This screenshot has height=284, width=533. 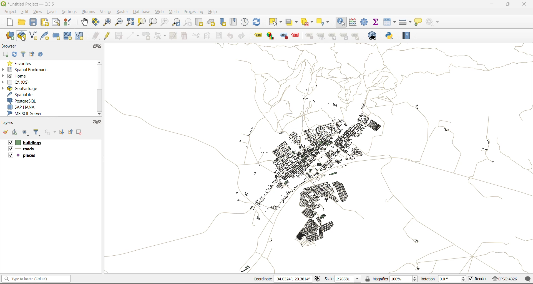 I want to click on new virtual layer, so click(x=79, y=36).